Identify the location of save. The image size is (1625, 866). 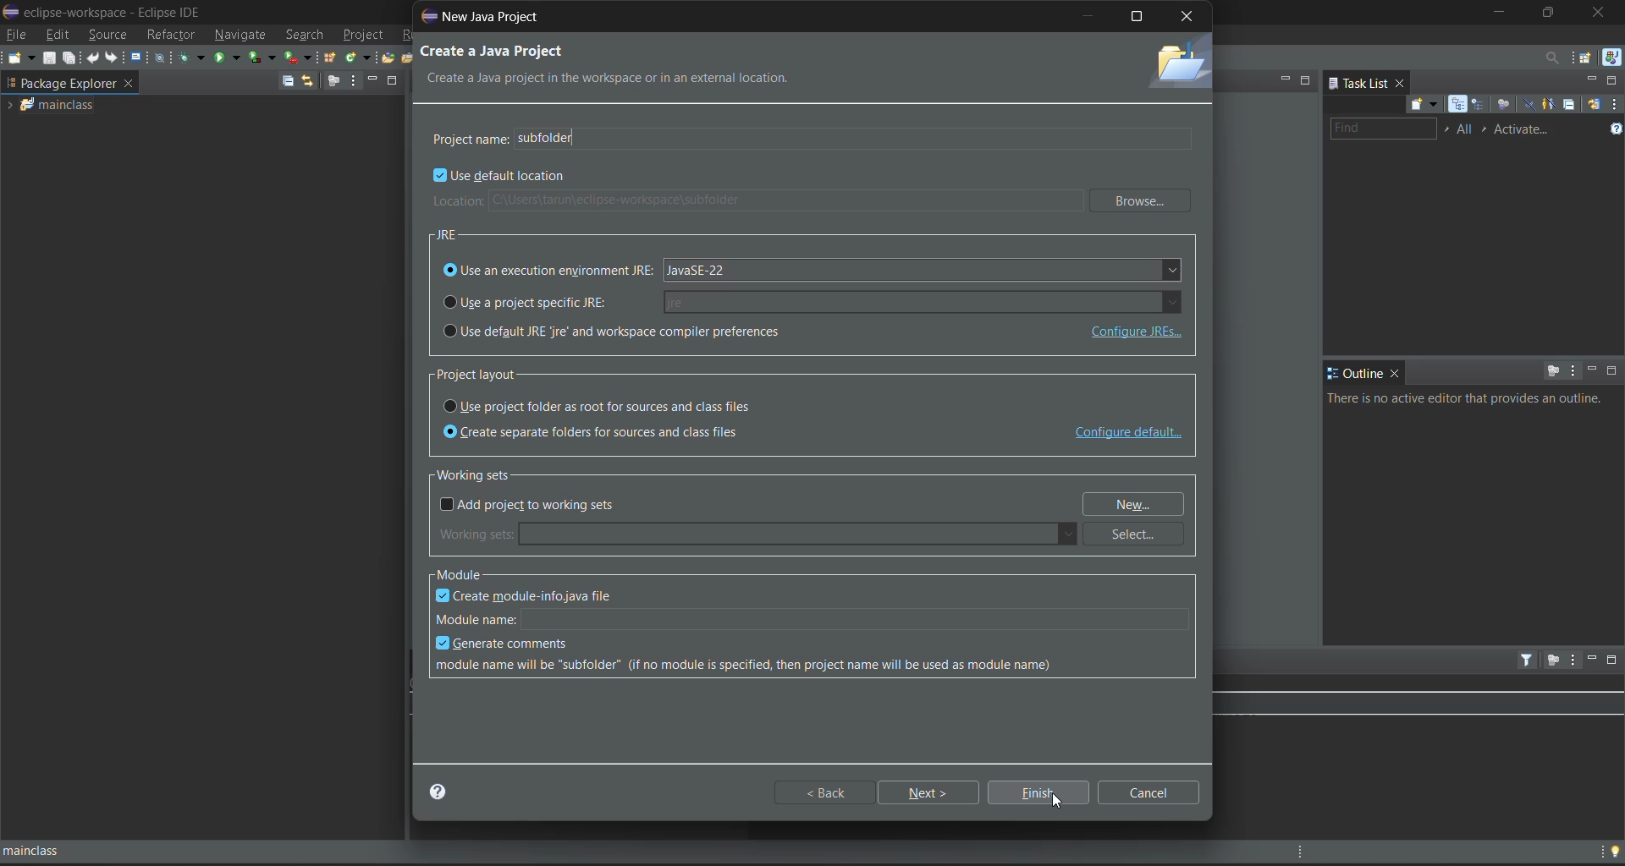
(49, 58).